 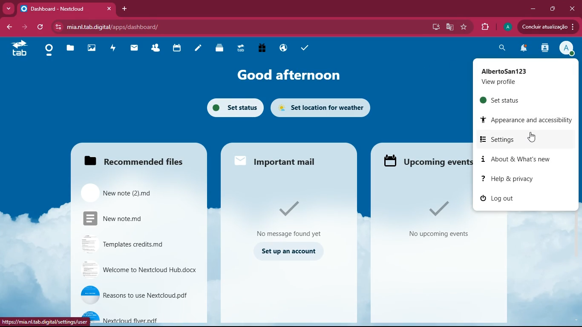 What do you see at coordinates (552, 9) in the screenshot?
I see `maximize` at bounding box center [552, 9].